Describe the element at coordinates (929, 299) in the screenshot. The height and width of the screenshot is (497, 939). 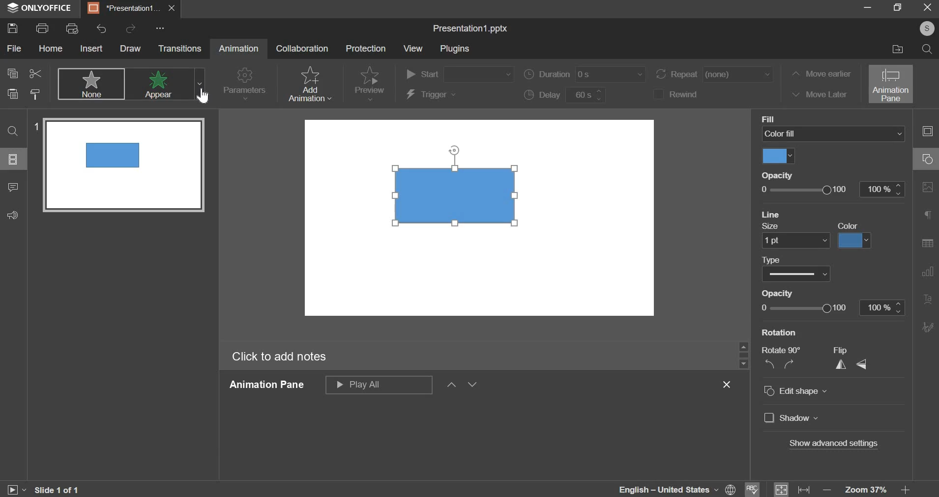
I see `Insert Audio/Video` at that location.